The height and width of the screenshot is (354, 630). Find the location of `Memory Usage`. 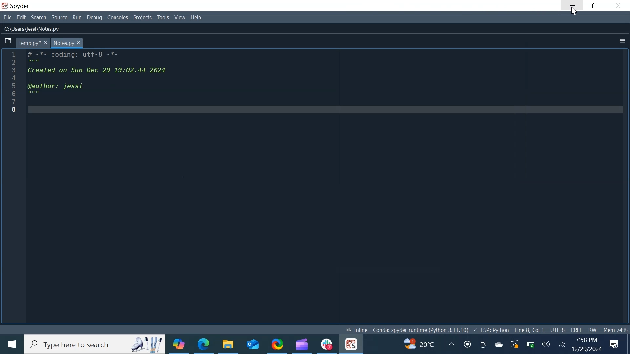

Memory Usage is located at coordinates (614, 330).